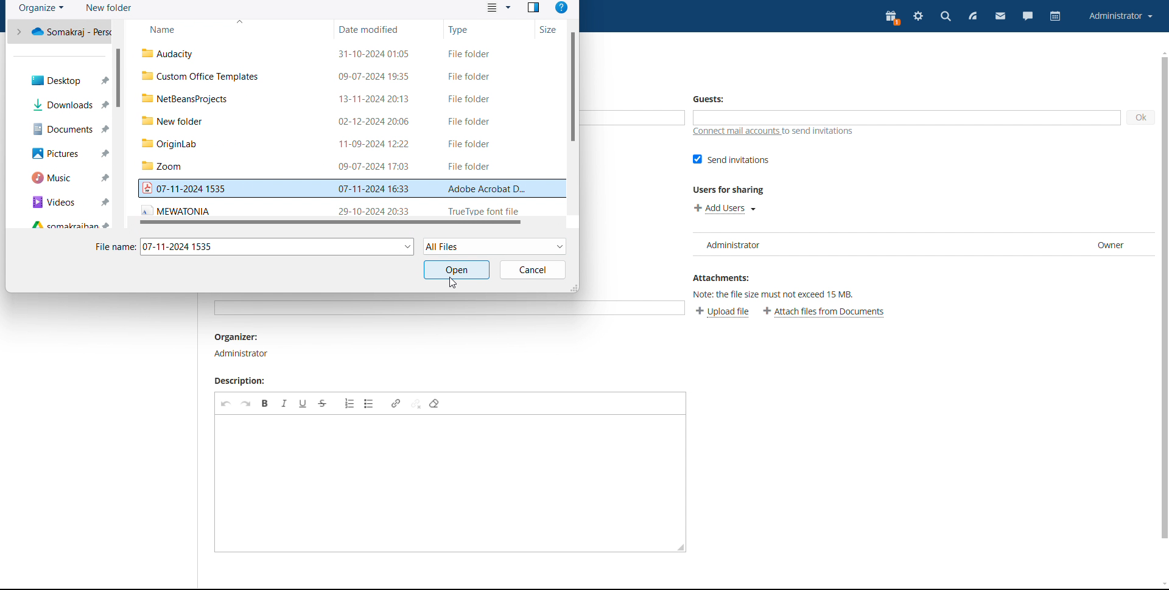 The height and width of the screenshot is (590, 1169). I want to click on Attachments, so click(717, 279).